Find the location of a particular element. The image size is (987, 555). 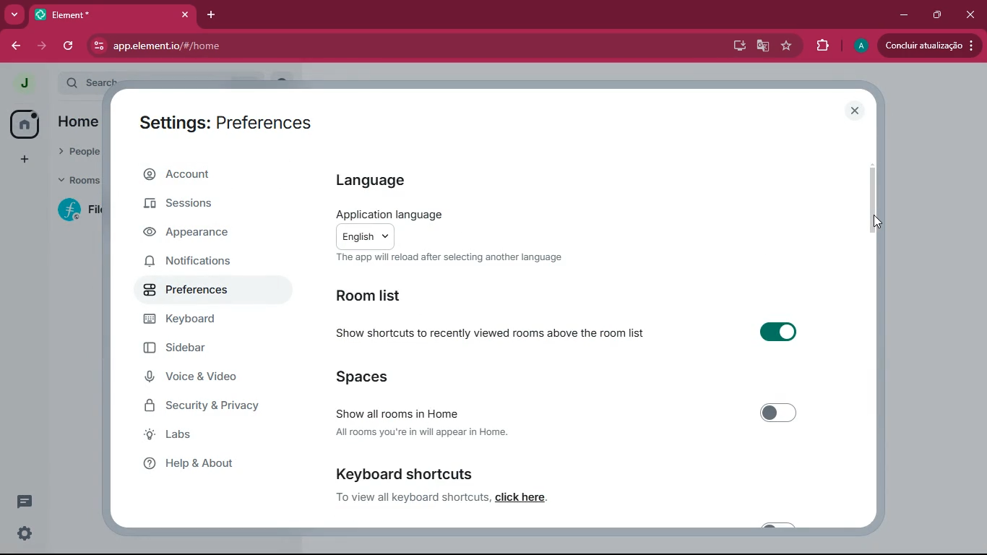

google translate is located at coordinates (763, 46).